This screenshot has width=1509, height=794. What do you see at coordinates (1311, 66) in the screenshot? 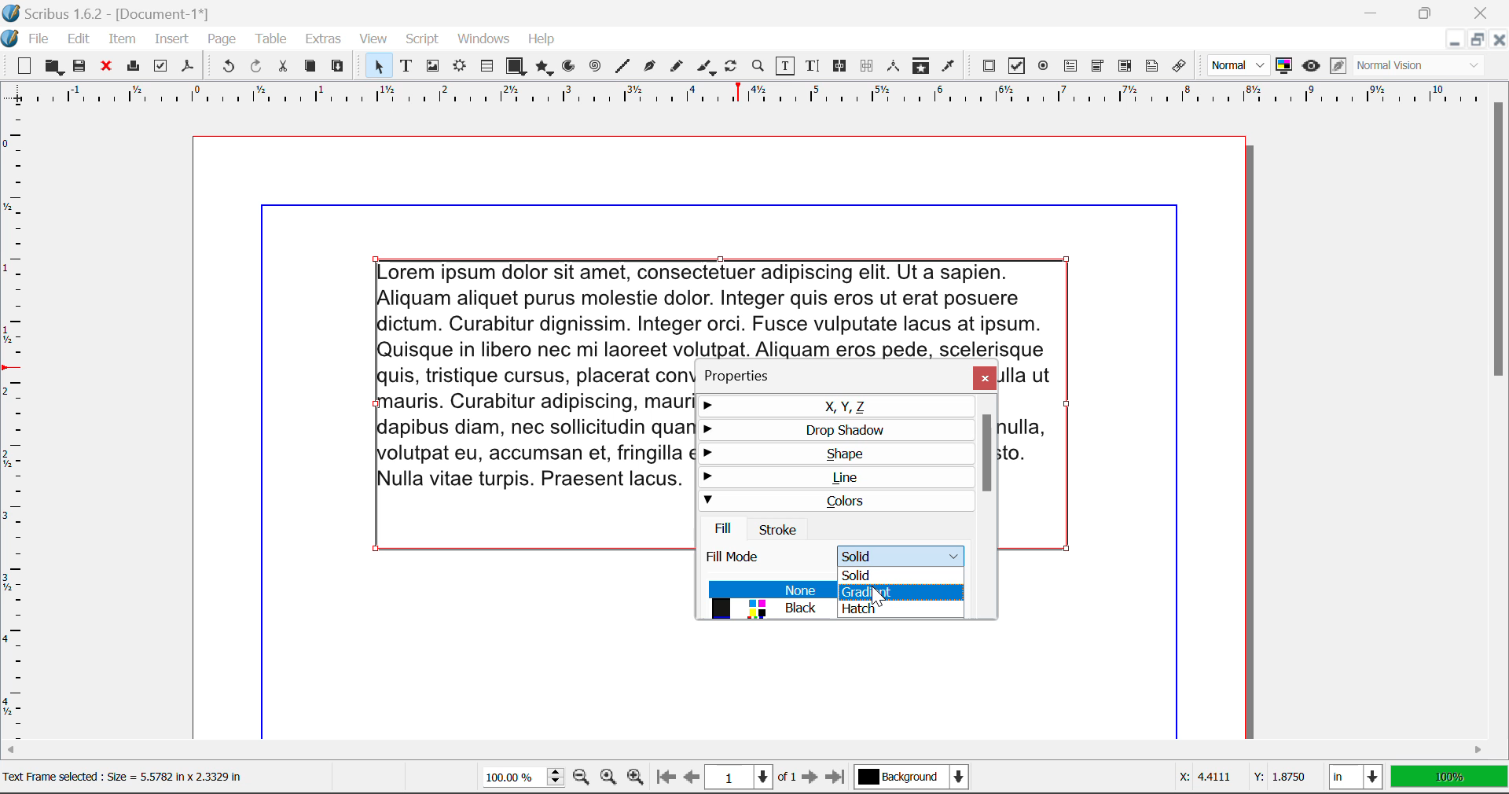
I see `Preview Mode` at bounding box center [1311, 66].